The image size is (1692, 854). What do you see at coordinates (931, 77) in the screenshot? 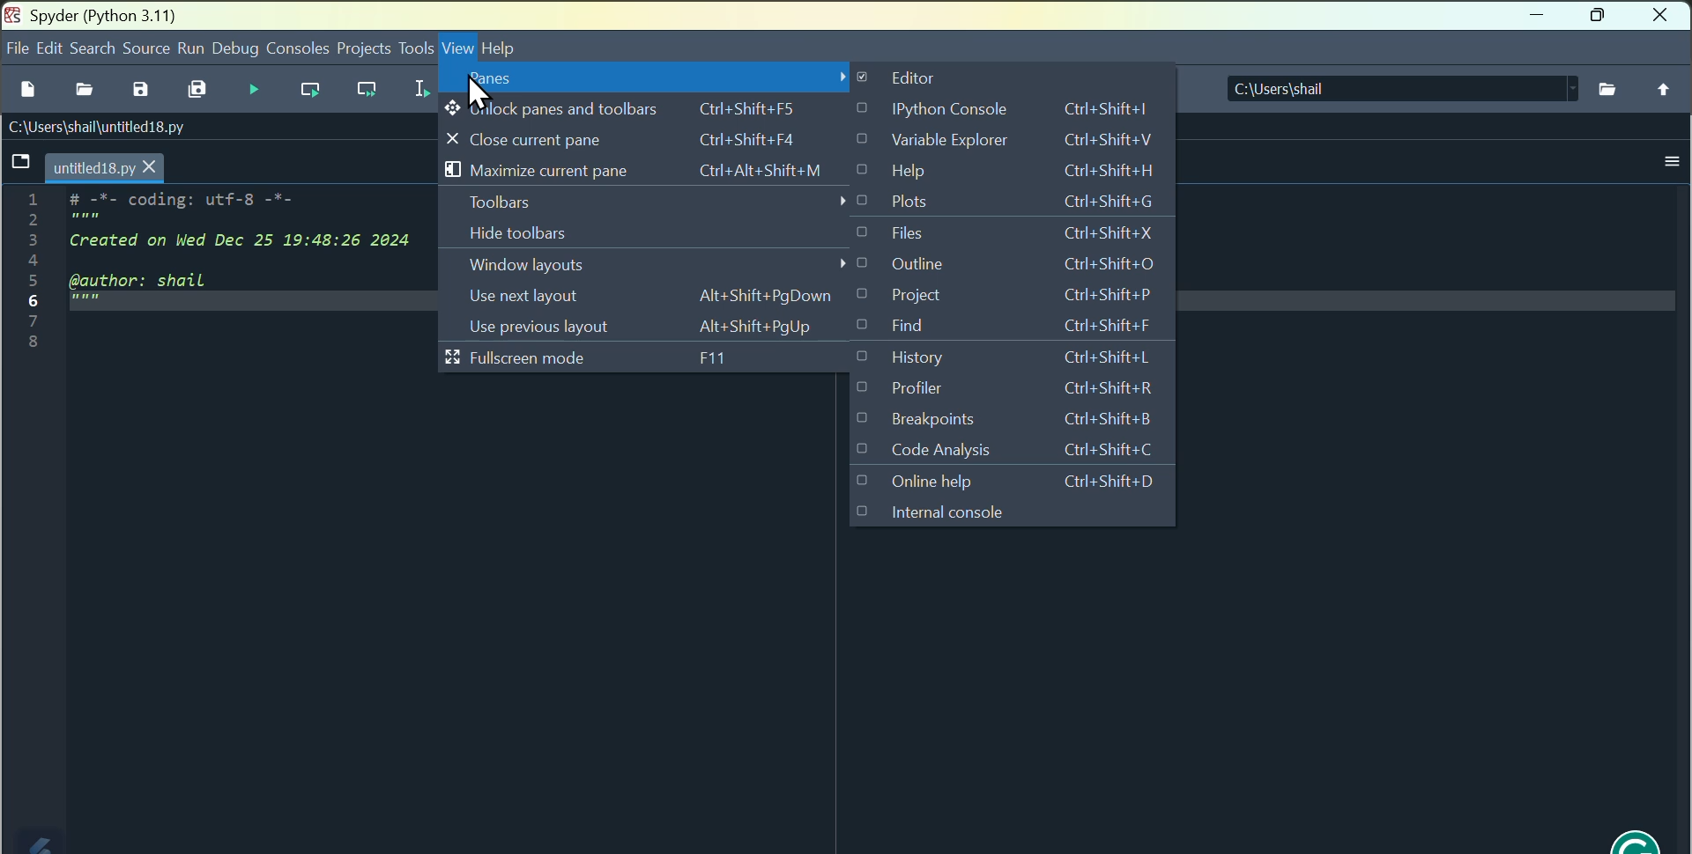
I see `Editor` at bounding box center [931, 77].